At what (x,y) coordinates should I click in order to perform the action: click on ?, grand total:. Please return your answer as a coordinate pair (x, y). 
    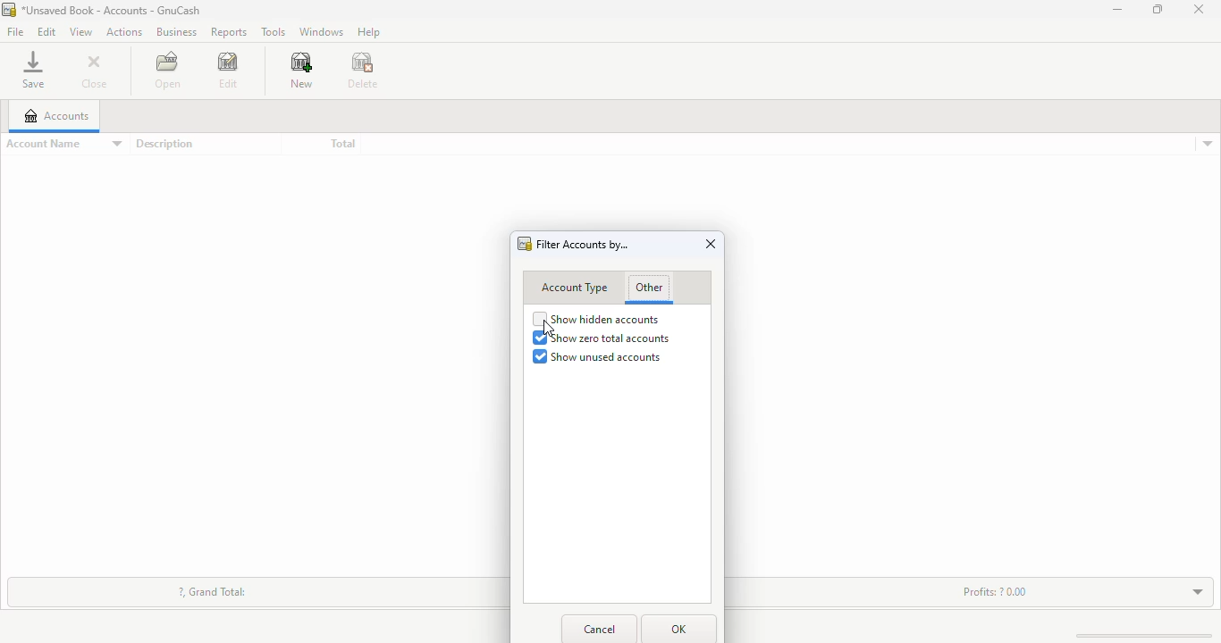
    Looking at the image, I should click on (213, 591).